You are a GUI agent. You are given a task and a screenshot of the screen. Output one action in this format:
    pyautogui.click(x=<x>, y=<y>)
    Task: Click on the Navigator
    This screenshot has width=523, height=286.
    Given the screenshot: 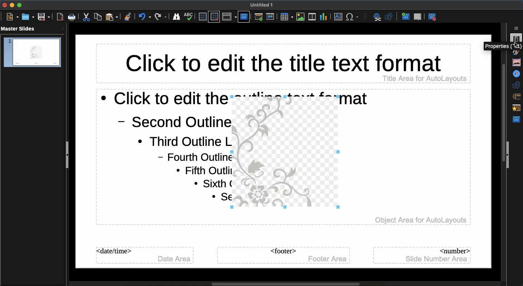 What is the action you would take?
    pyautogui.click(x=517, y=74)
    